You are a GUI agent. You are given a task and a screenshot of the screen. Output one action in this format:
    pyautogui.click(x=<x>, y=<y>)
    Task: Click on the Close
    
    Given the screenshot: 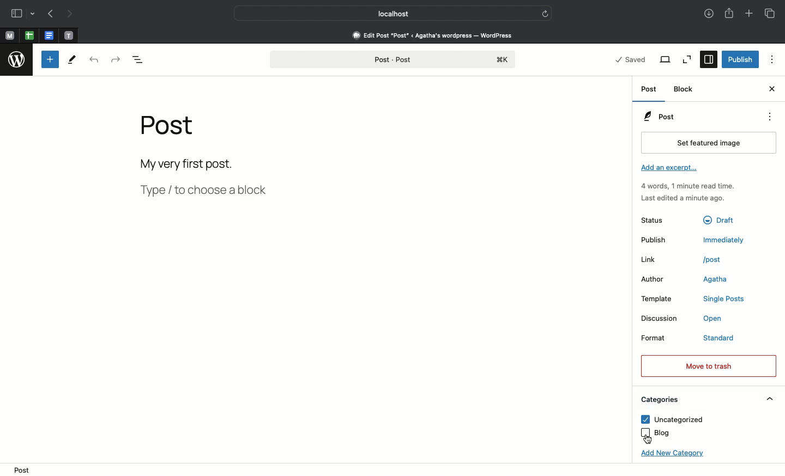 What is the action you would take?
    pyautogui.click(x=771, y=90)
    